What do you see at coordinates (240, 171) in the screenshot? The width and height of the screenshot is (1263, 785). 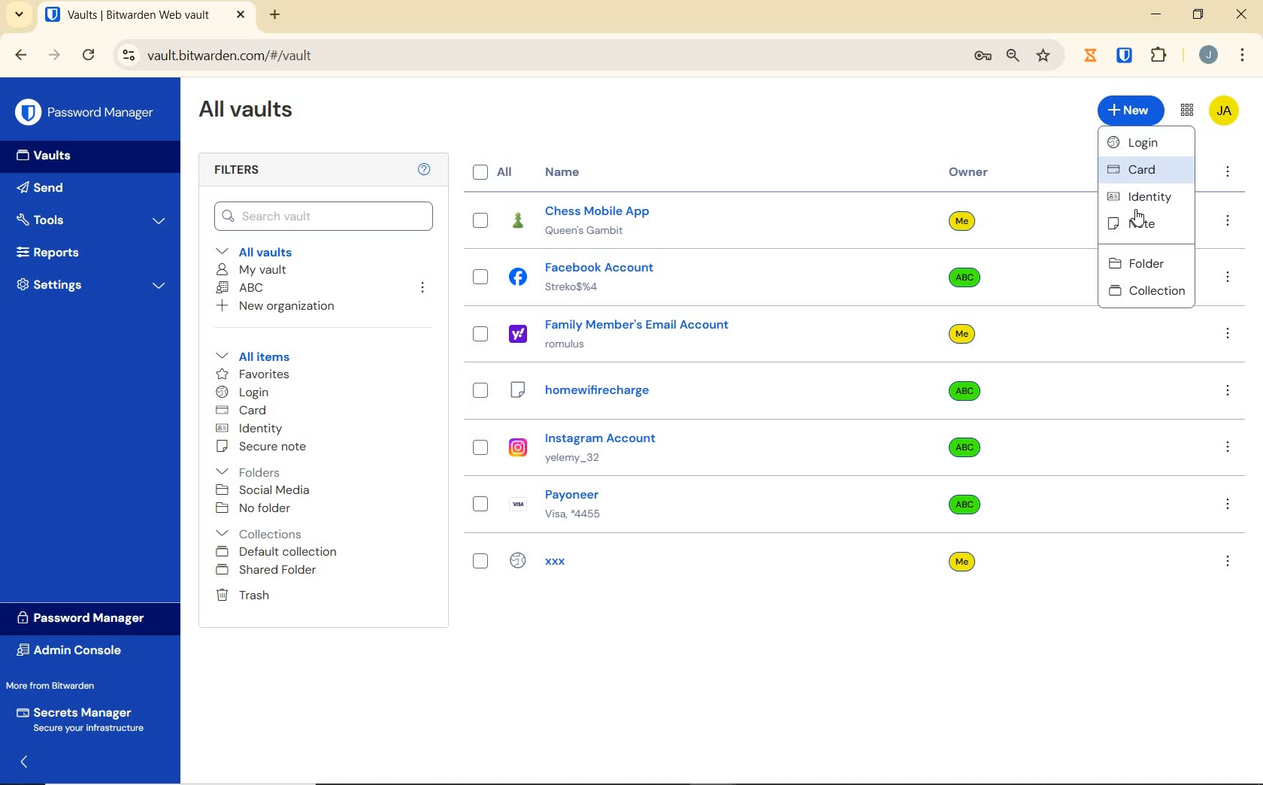 I see `Filters` at bounding box center [240, 171].